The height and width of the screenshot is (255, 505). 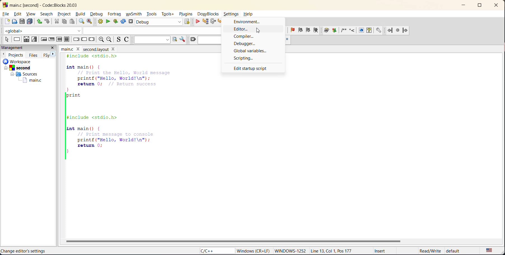 What do you see at coordinates (23, 48) in the screenshot?
I see `management` at bounding box center [23, 48].